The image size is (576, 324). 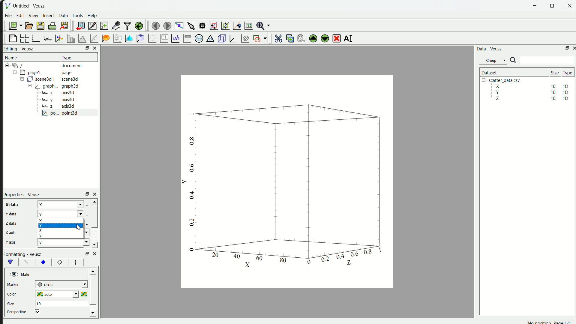 I want to click on plot box plots, so click(x=116, y=39).